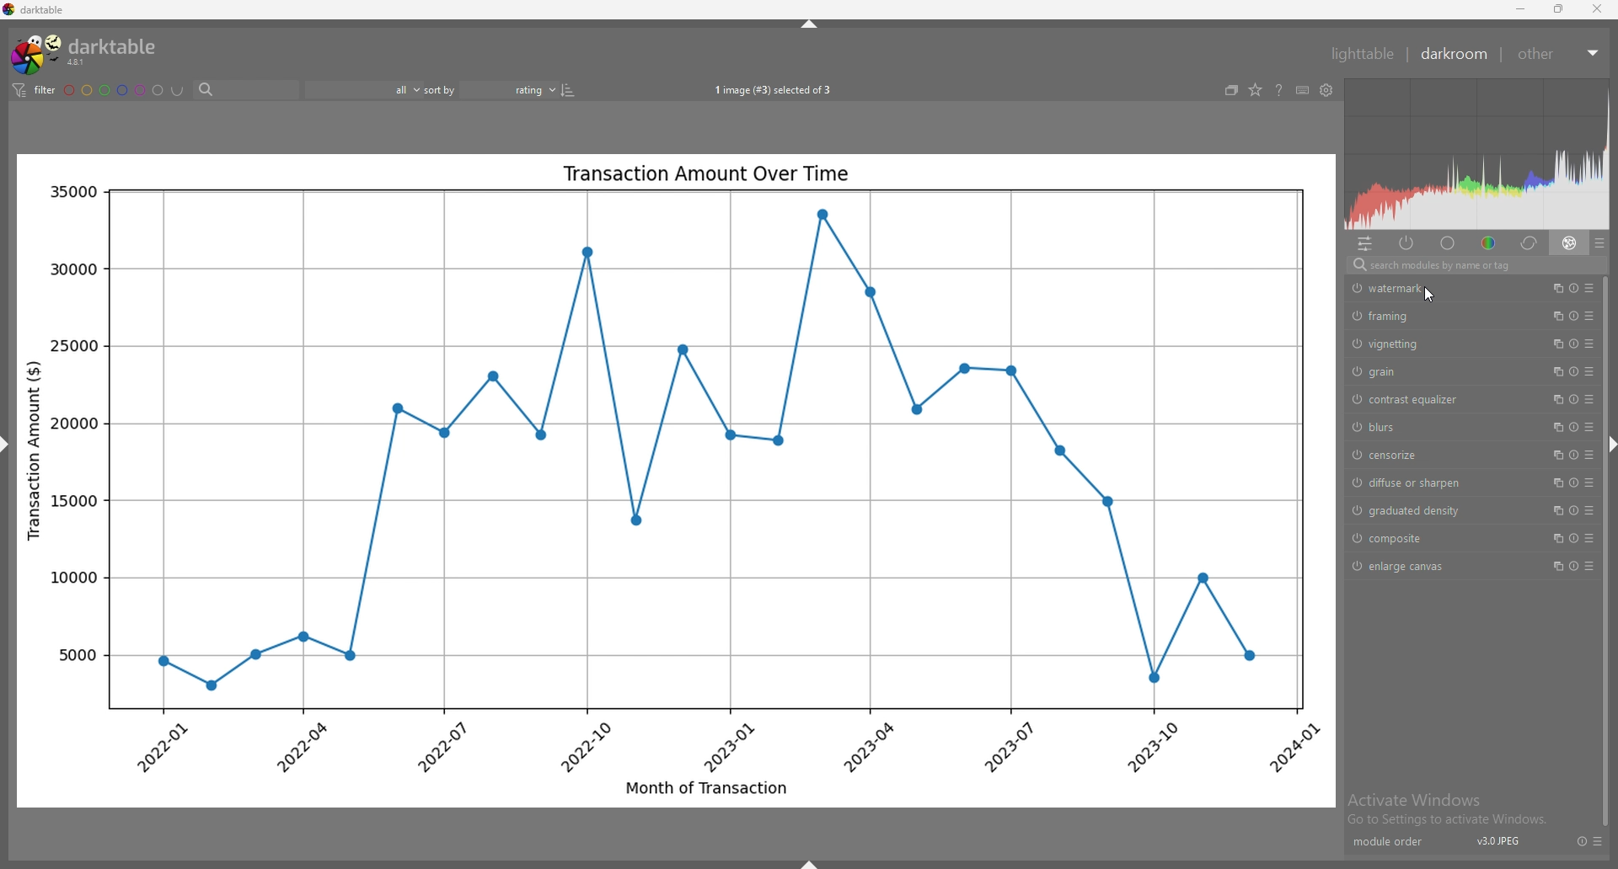 The height and width of the screenshot is (869, 1618). I want to click on reverse sort order, so click(567, 88).